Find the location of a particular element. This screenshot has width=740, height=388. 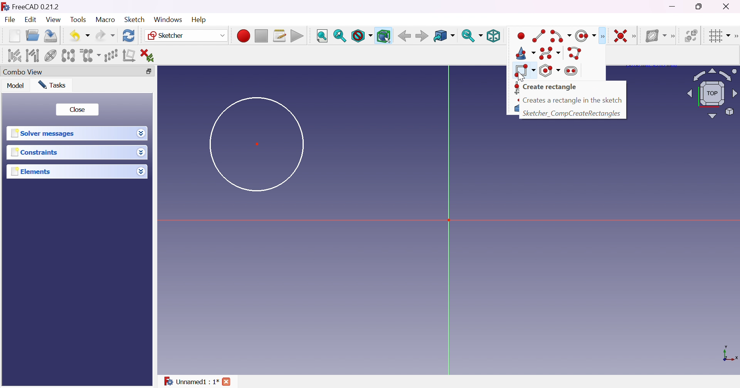

Execute macro is located at coordinates (297, 37).